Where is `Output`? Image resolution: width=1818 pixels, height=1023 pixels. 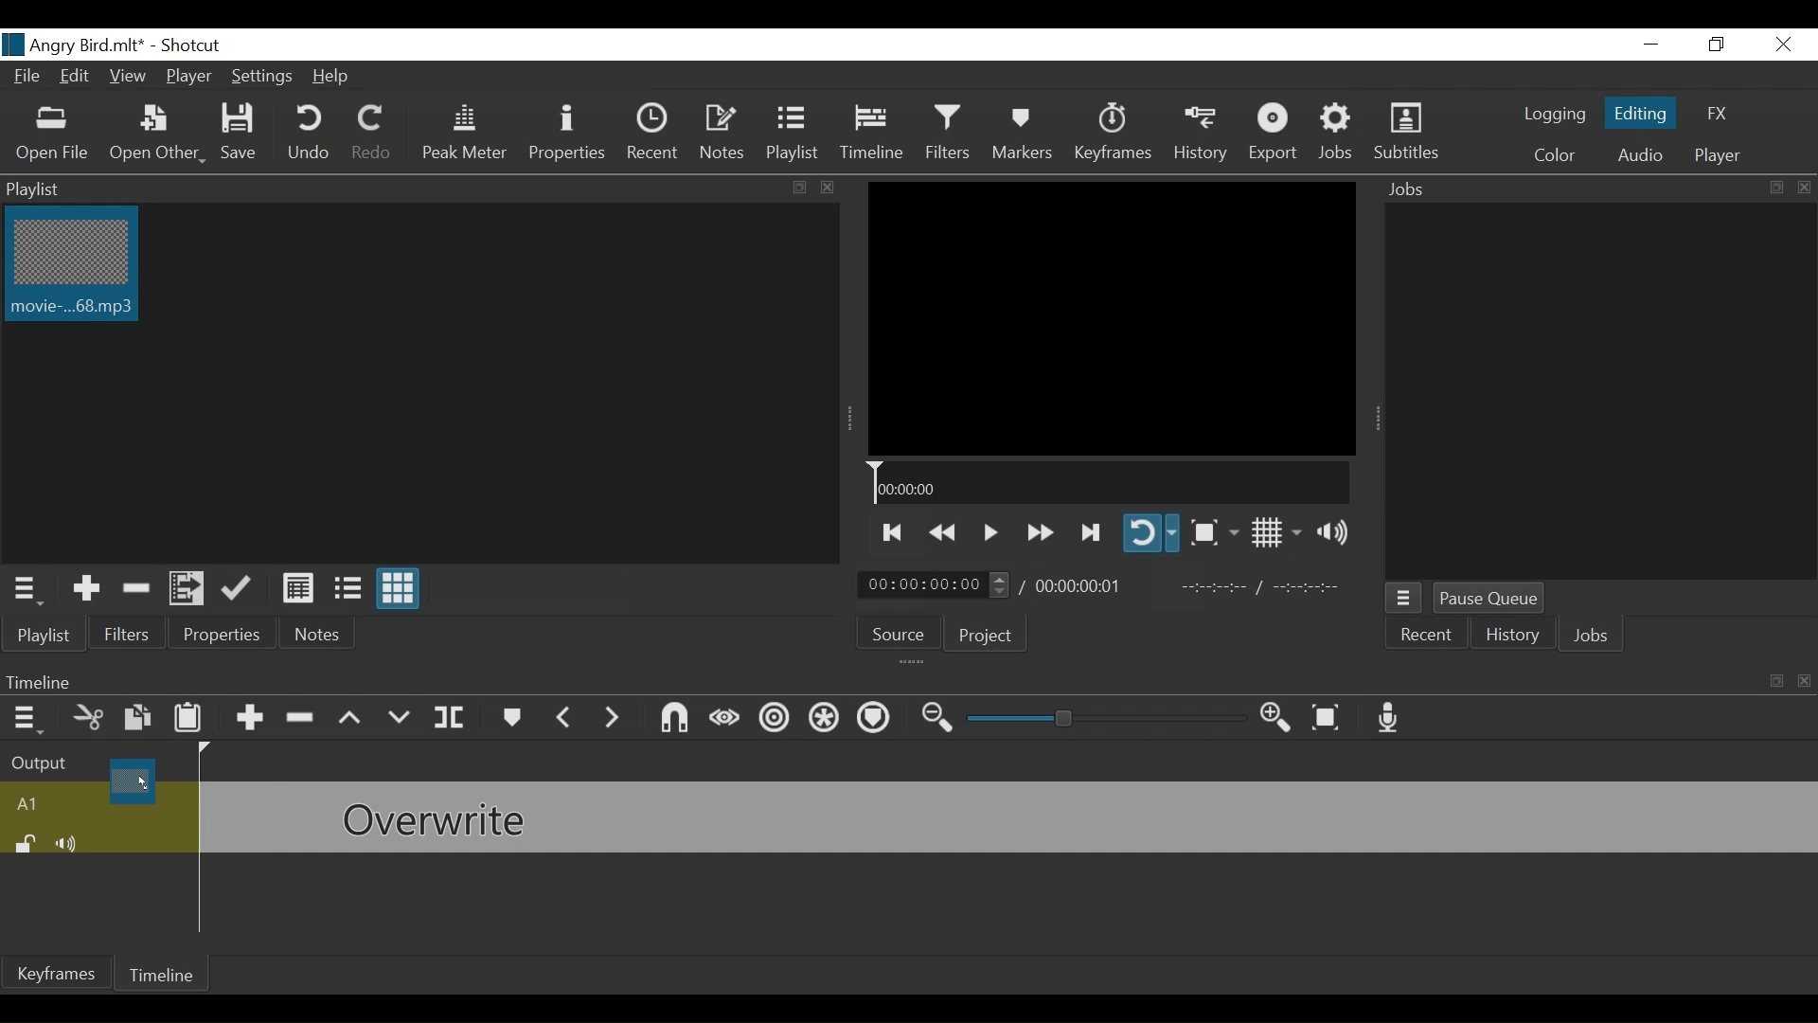 Output is located at coordinates (92, 759).